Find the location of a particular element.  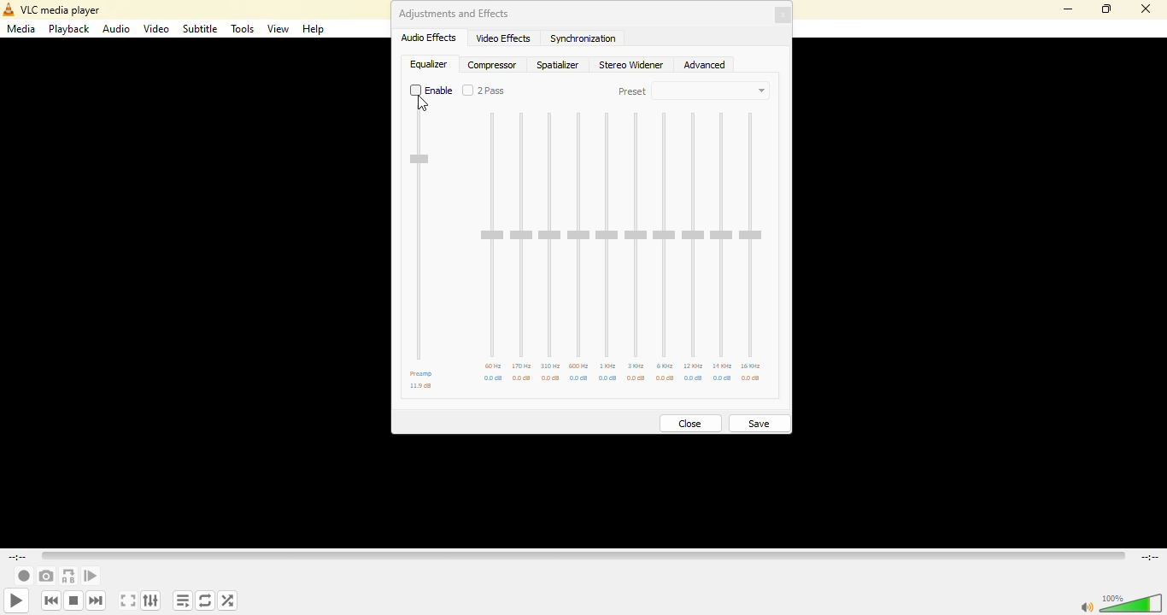

synchronization is located at coordinates (585, 39).